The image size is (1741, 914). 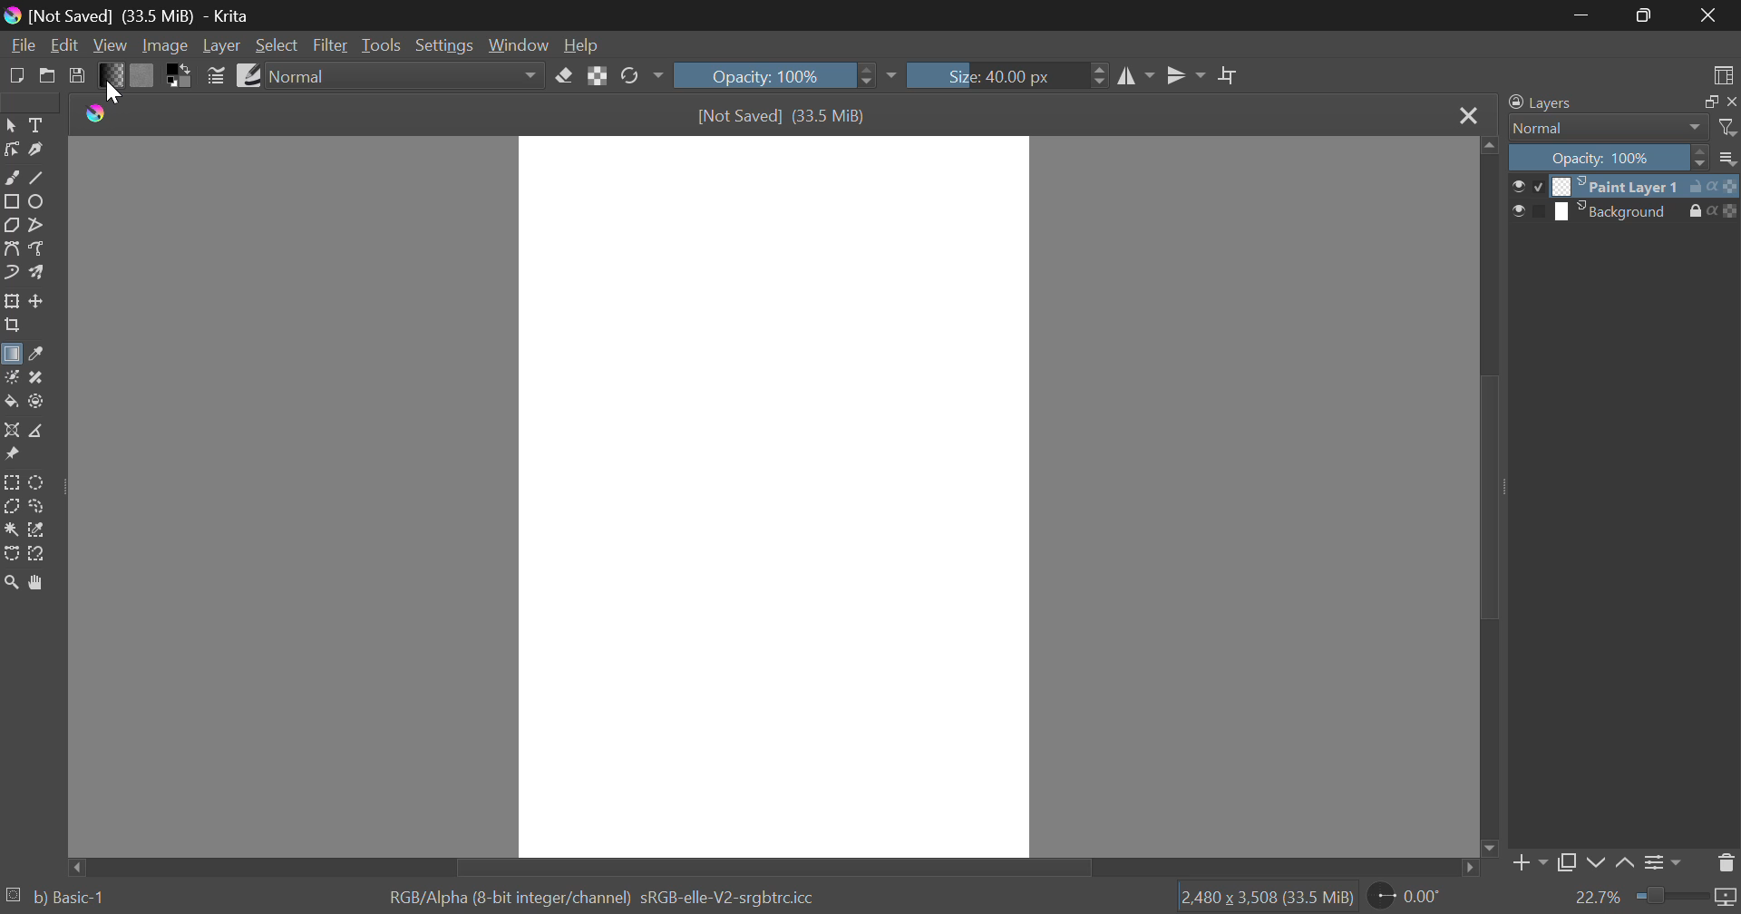 I want to click on Opacity 100%, so click(x=1606, y=158).